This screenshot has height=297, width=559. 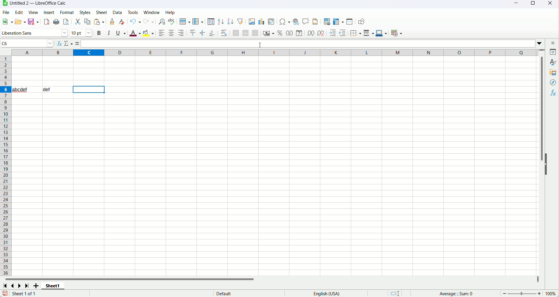 I want to click on insert special character, so click(x=285, y=22).